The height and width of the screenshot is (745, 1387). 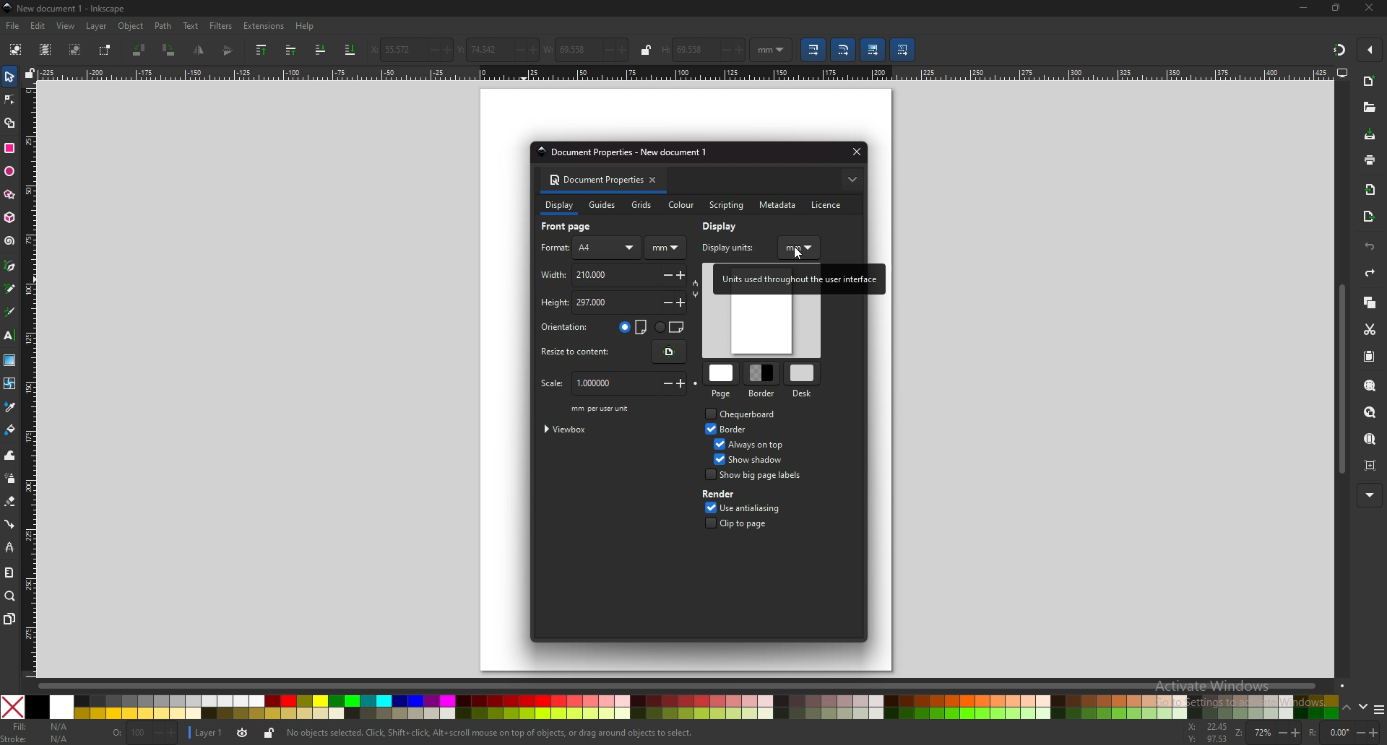 What do you see at coordinates (742, 51) in the screenshot?
I see `+` at bounding box center [742, 51].